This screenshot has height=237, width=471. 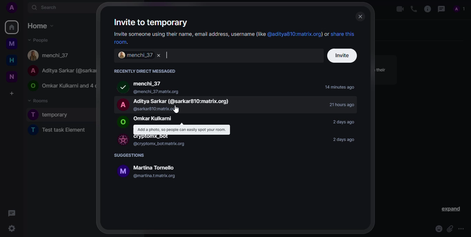 What do you see at coordinates (121, 172) in the screenshot?
I see `Profile picture` at bounding box center [121, 172].